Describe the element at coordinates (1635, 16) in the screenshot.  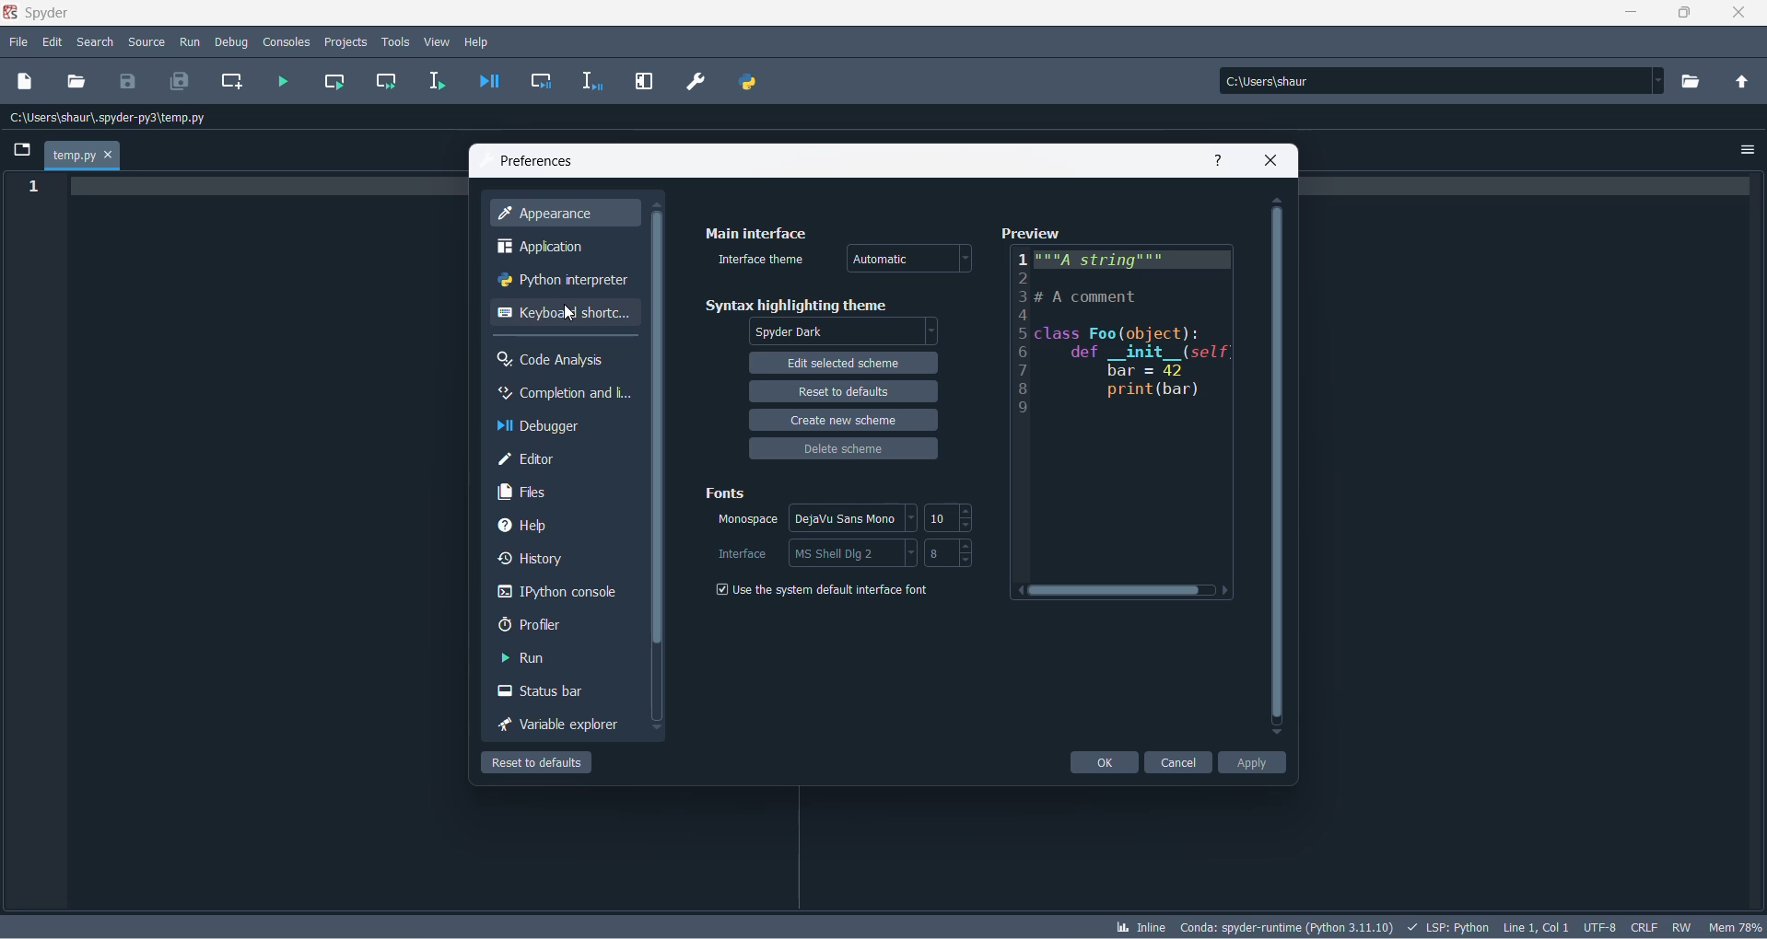
I see `minimize` at that location.